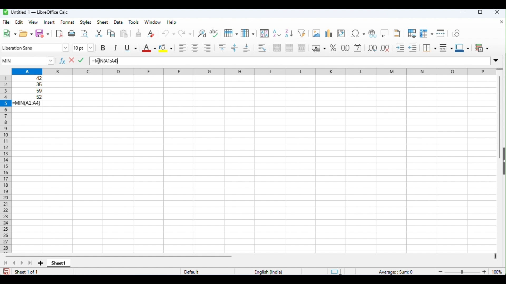 Image resolution: width=506 pixels, height=284 pixels. Describe the element at coordinates (372, 48) in the screenshot. I see `add decimal place` at that location.